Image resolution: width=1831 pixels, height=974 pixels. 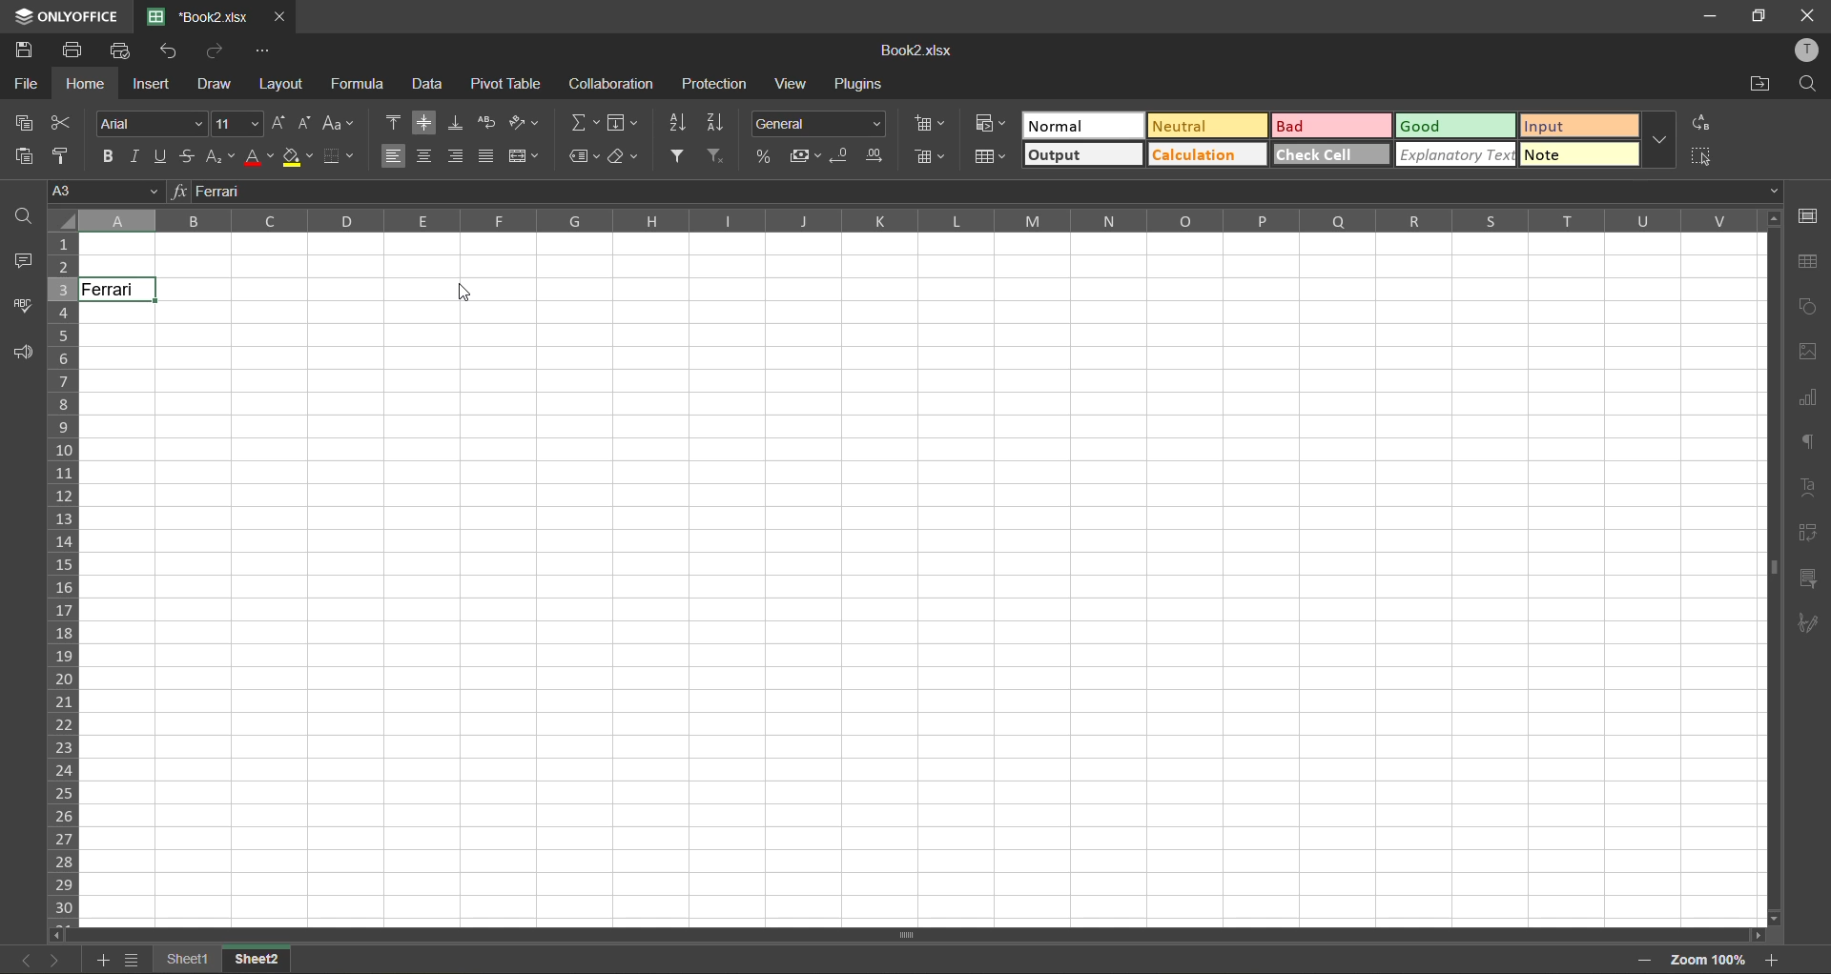 I want to click on cell settings, so click(x=1807, y=215).